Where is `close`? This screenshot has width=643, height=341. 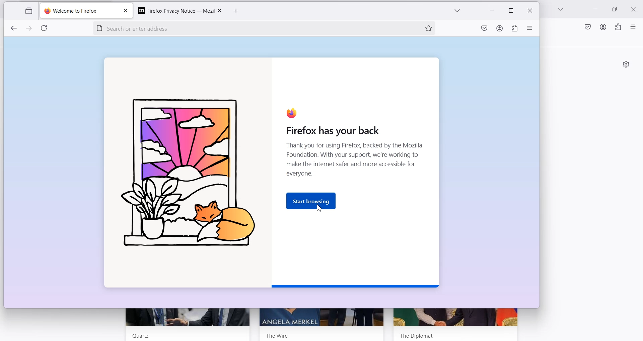
close is located at coordinates (125, 11).